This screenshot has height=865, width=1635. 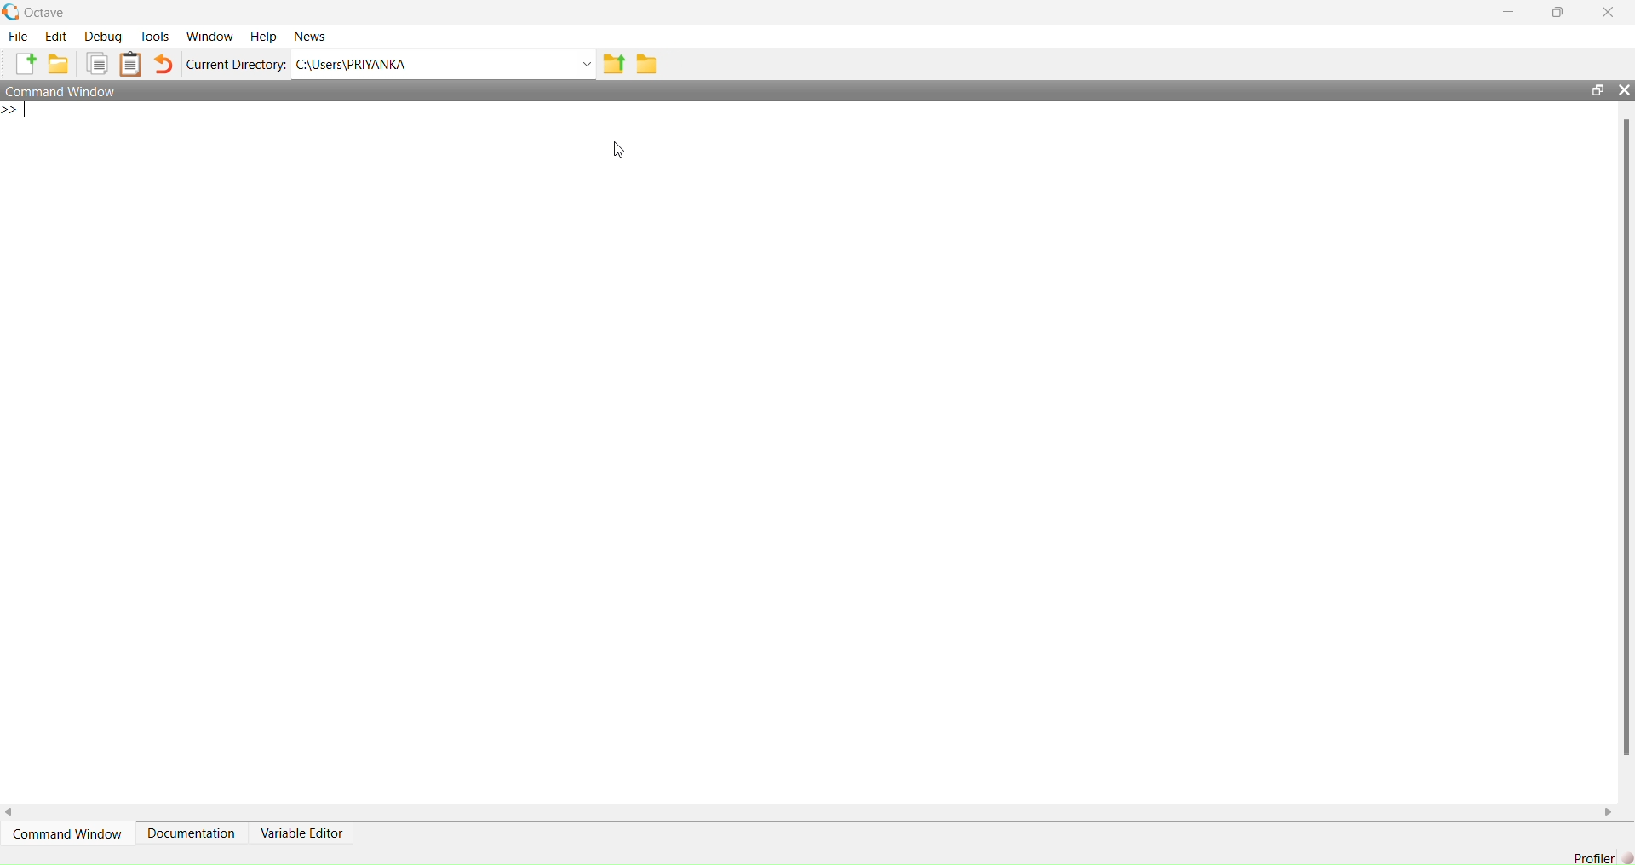 What do you see at coordinates (10, 812) in the screenshot?
I see `scroll left` at bounding box center [10, 812].